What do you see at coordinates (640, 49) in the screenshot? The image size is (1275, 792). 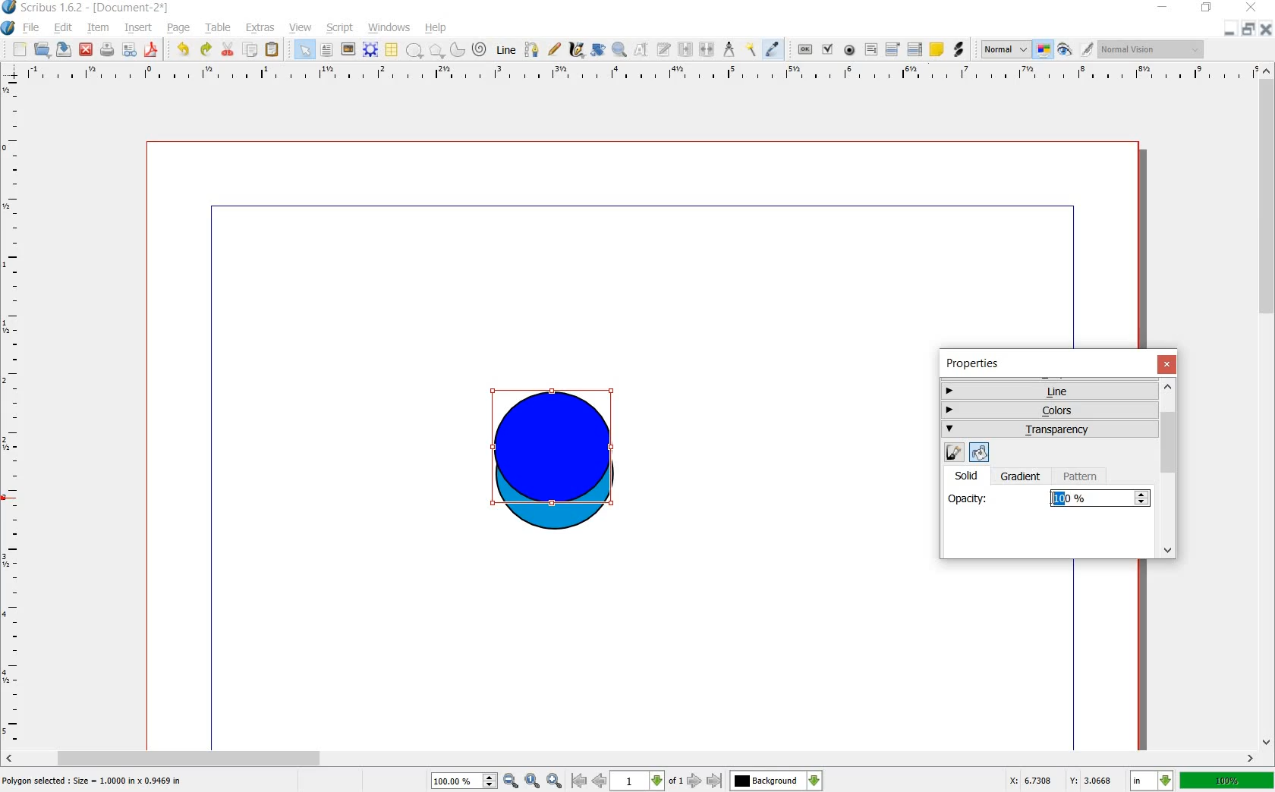 I see `edit contents of frame` at bounding box center [640, 49].